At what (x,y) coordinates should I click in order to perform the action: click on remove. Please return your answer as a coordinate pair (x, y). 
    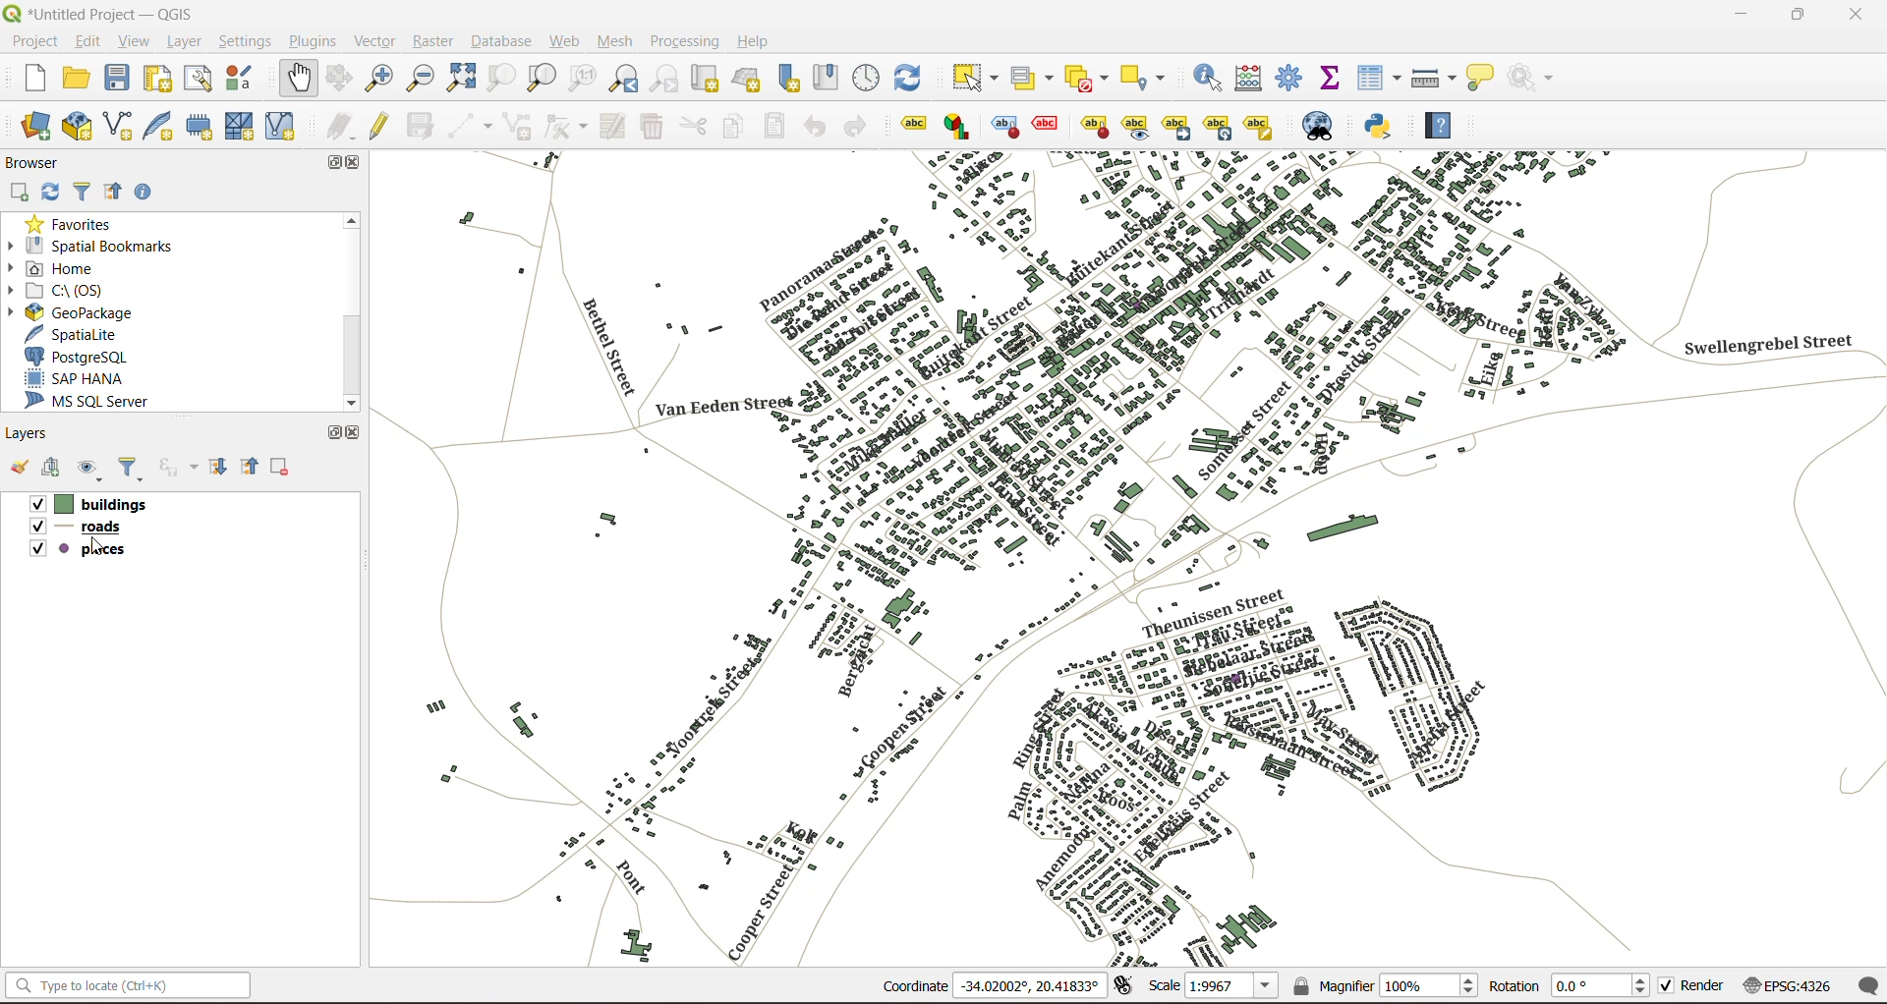
    Looking at the image, I should click on (278, 470).